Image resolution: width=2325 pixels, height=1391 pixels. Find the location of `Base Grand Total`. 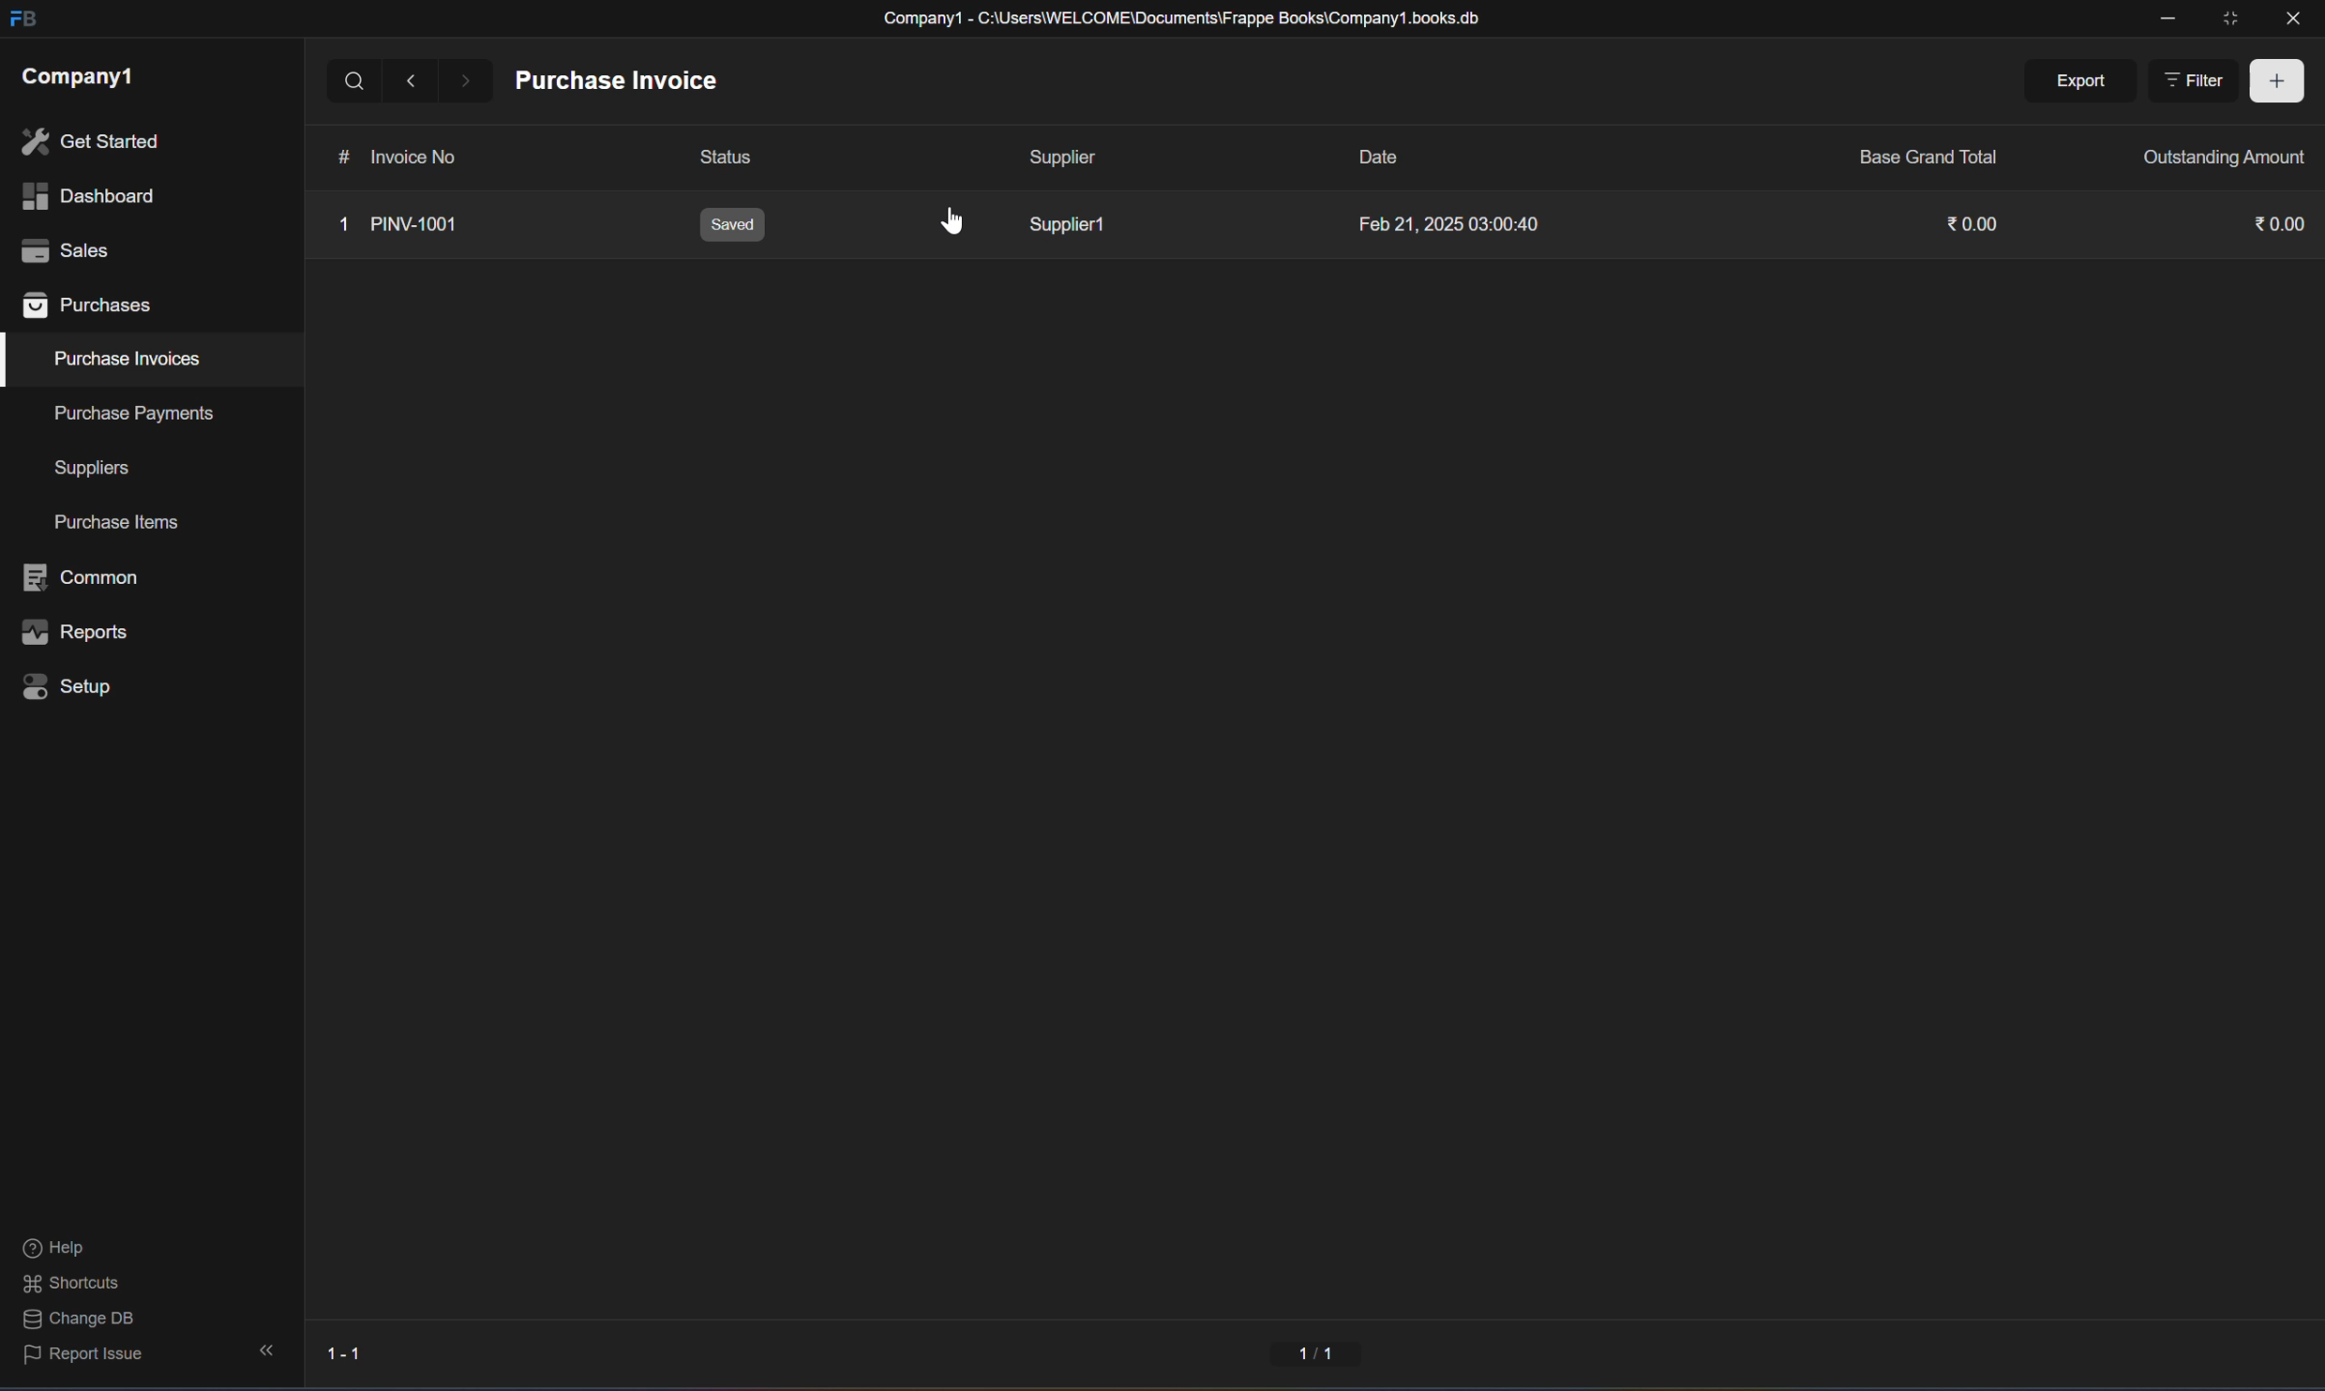

Base Grand Total is located at coordinates (1928, 156).